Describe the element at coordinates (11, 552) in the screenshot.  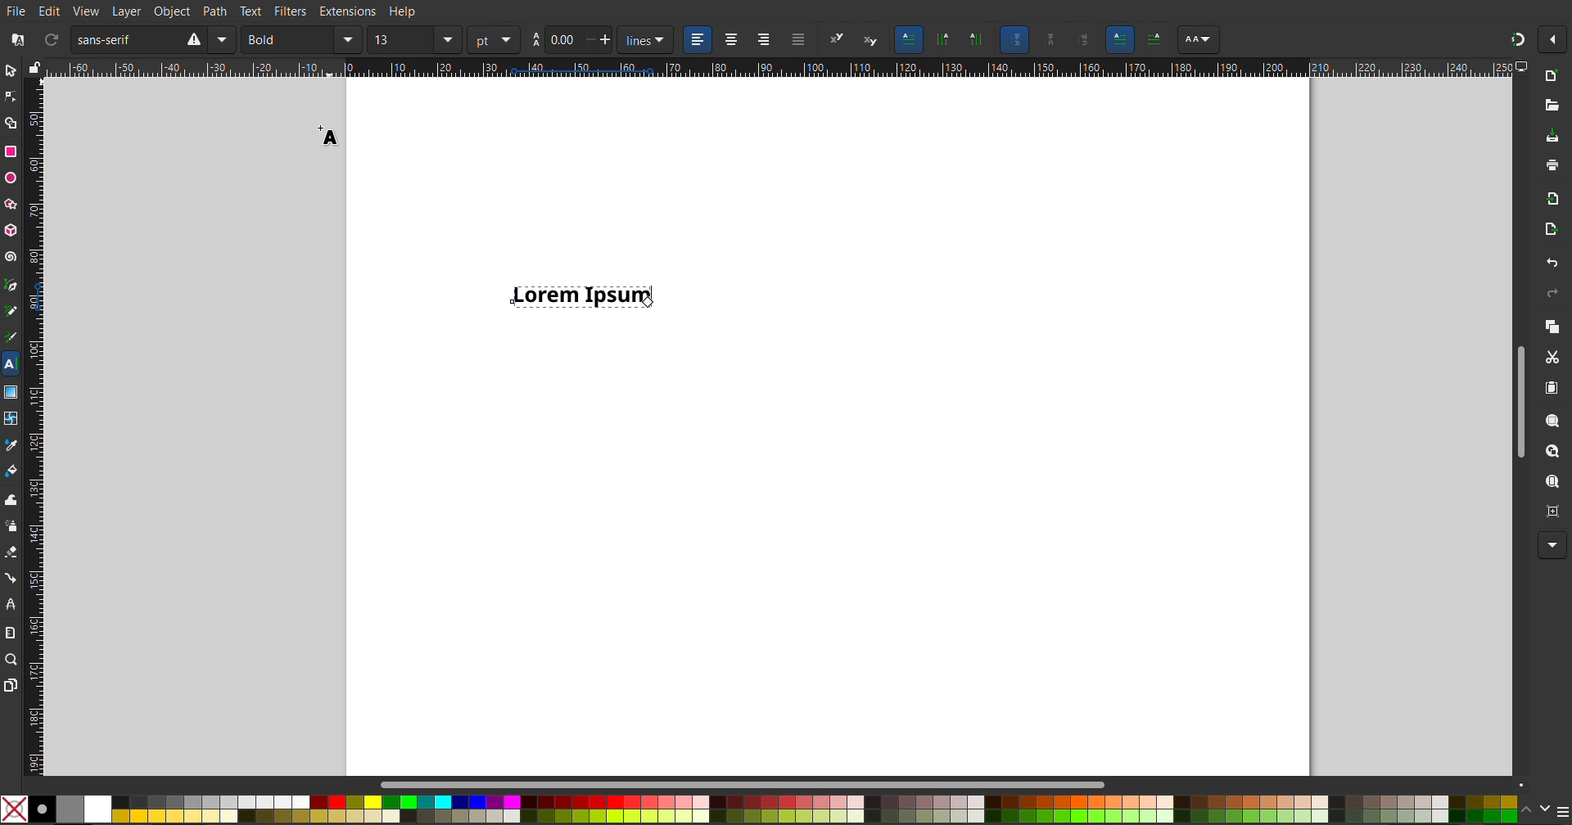
I see `Eraser Tool` at that location.